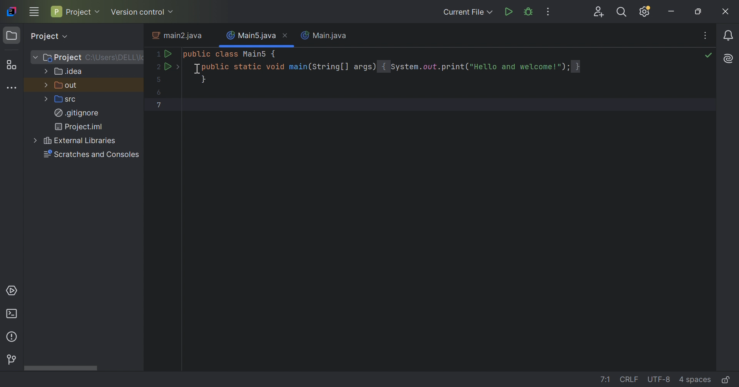 The height and width of the screenshot is (387, 739). I want to click on }, so click(205, 79).